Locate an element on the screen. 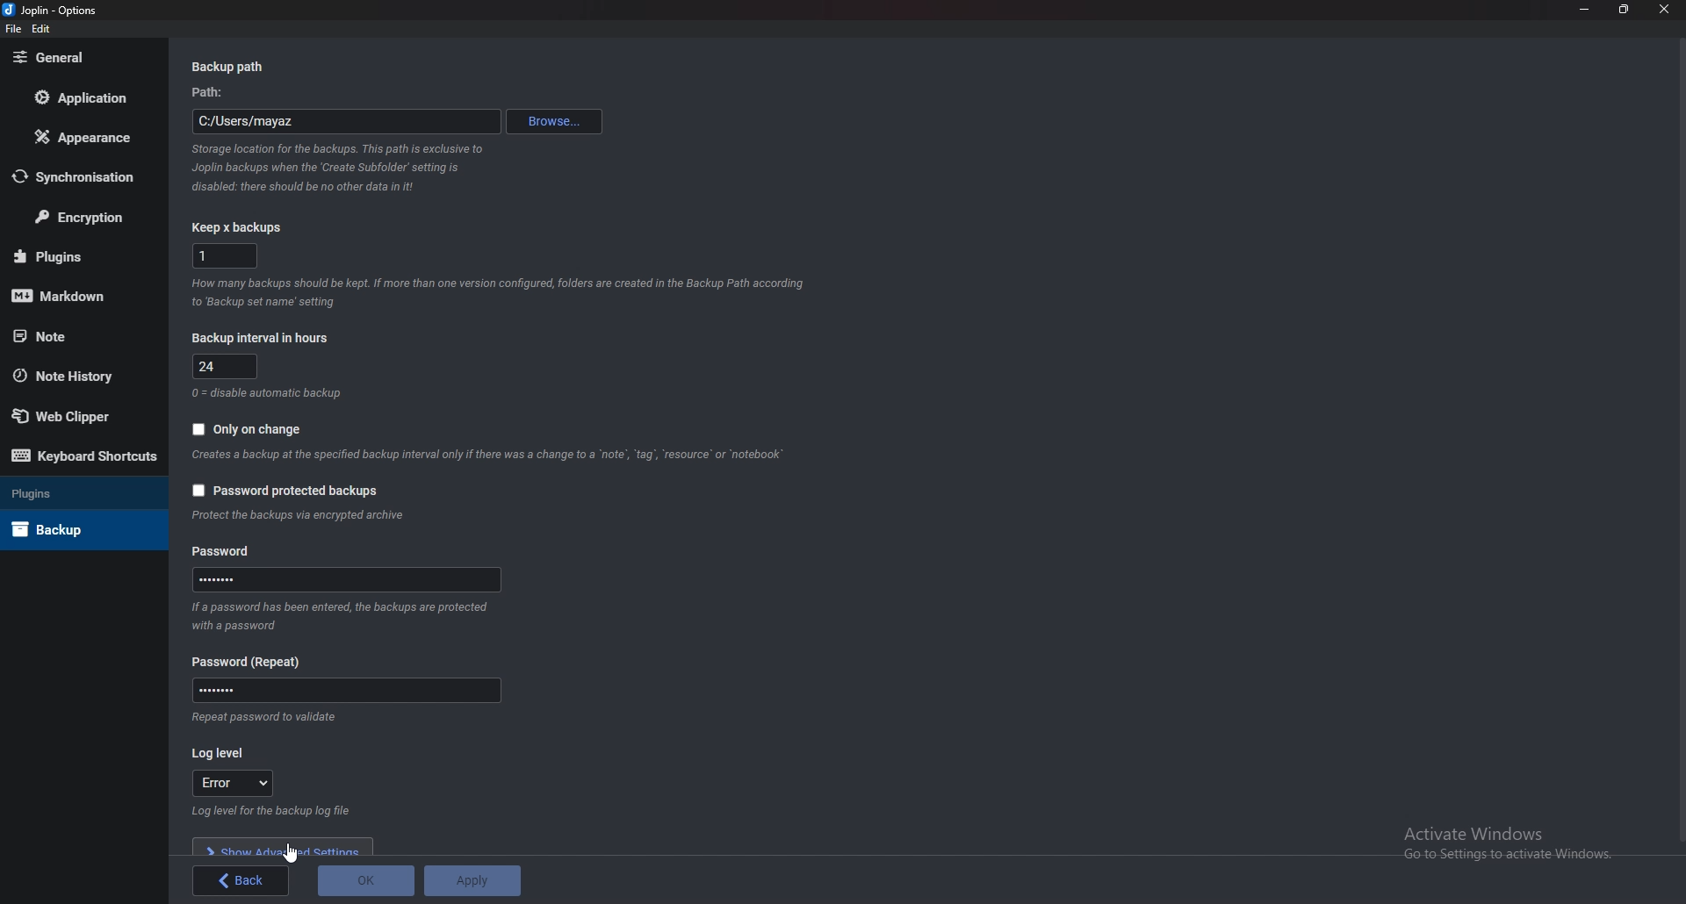 The image size is (1686, 904). Password is located at coordinates (348, 580).